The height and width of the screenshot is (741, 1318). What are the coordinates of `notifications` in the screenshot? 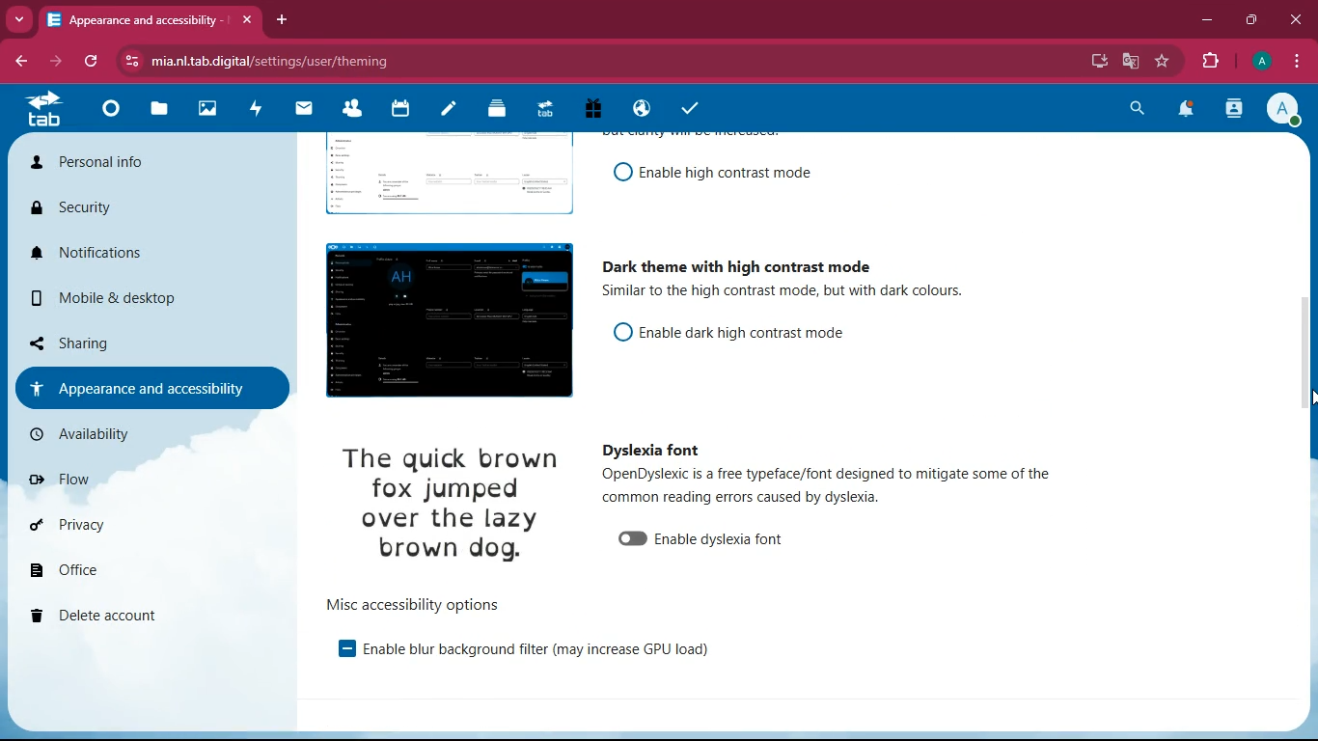 It's located at (1189, 110).